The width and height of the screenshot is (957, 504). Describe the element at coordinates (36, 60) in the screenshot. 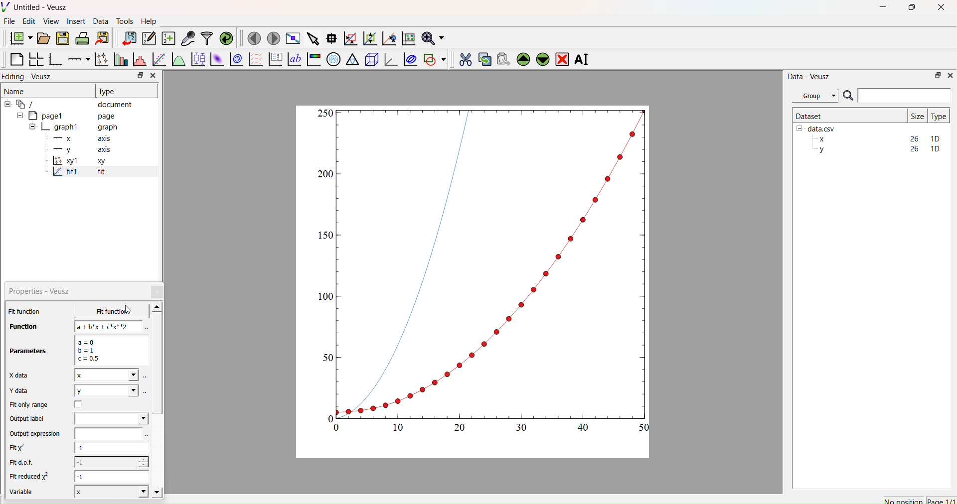

I see `Arrange graphs in grid` at that location.